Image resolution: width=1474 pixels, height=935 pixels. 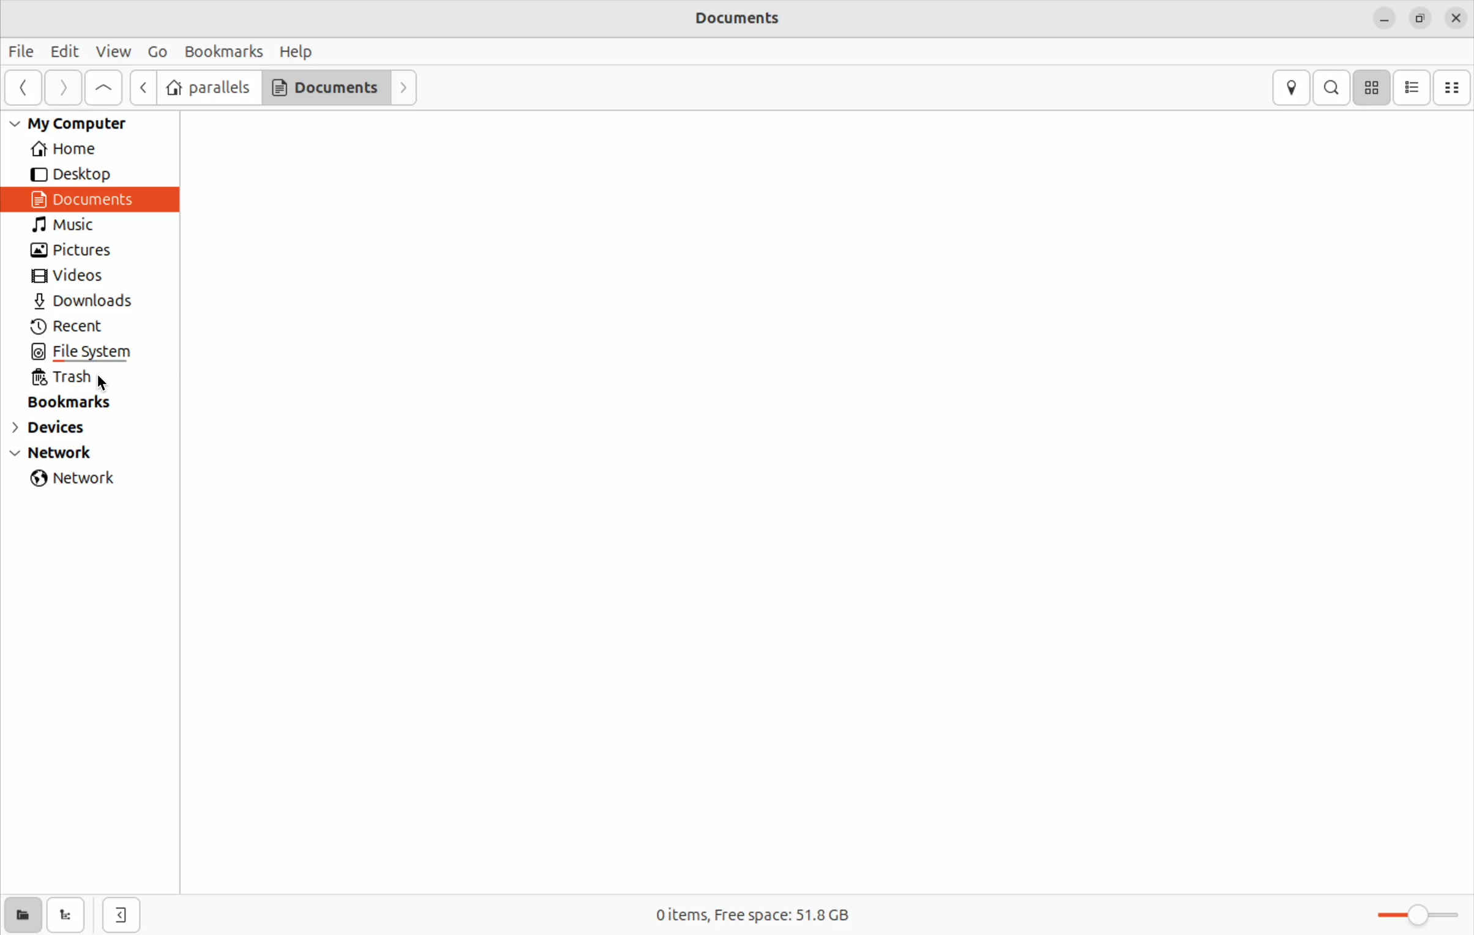 What do you see at coordinates (105, 88) in the screenshot?
I see `Go up` at bounding box center [105, 88].